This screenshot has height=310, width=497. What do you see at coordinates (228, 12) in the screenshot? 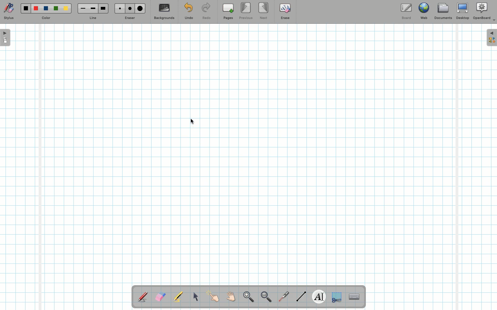
I see `Pages` at bounding box center [228, 12].